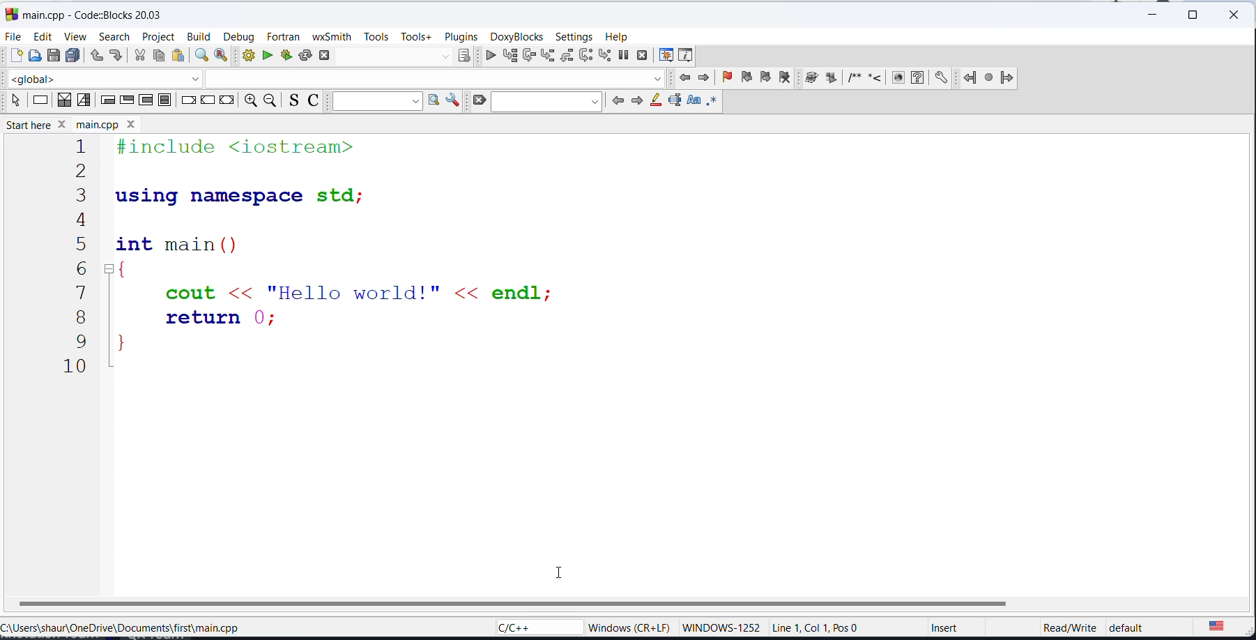 This screenshot has width=1256, height=640. What do you see at coordinates (1235, 17) in the screenshot?
I see `close` at bounding box center [1235, 17].